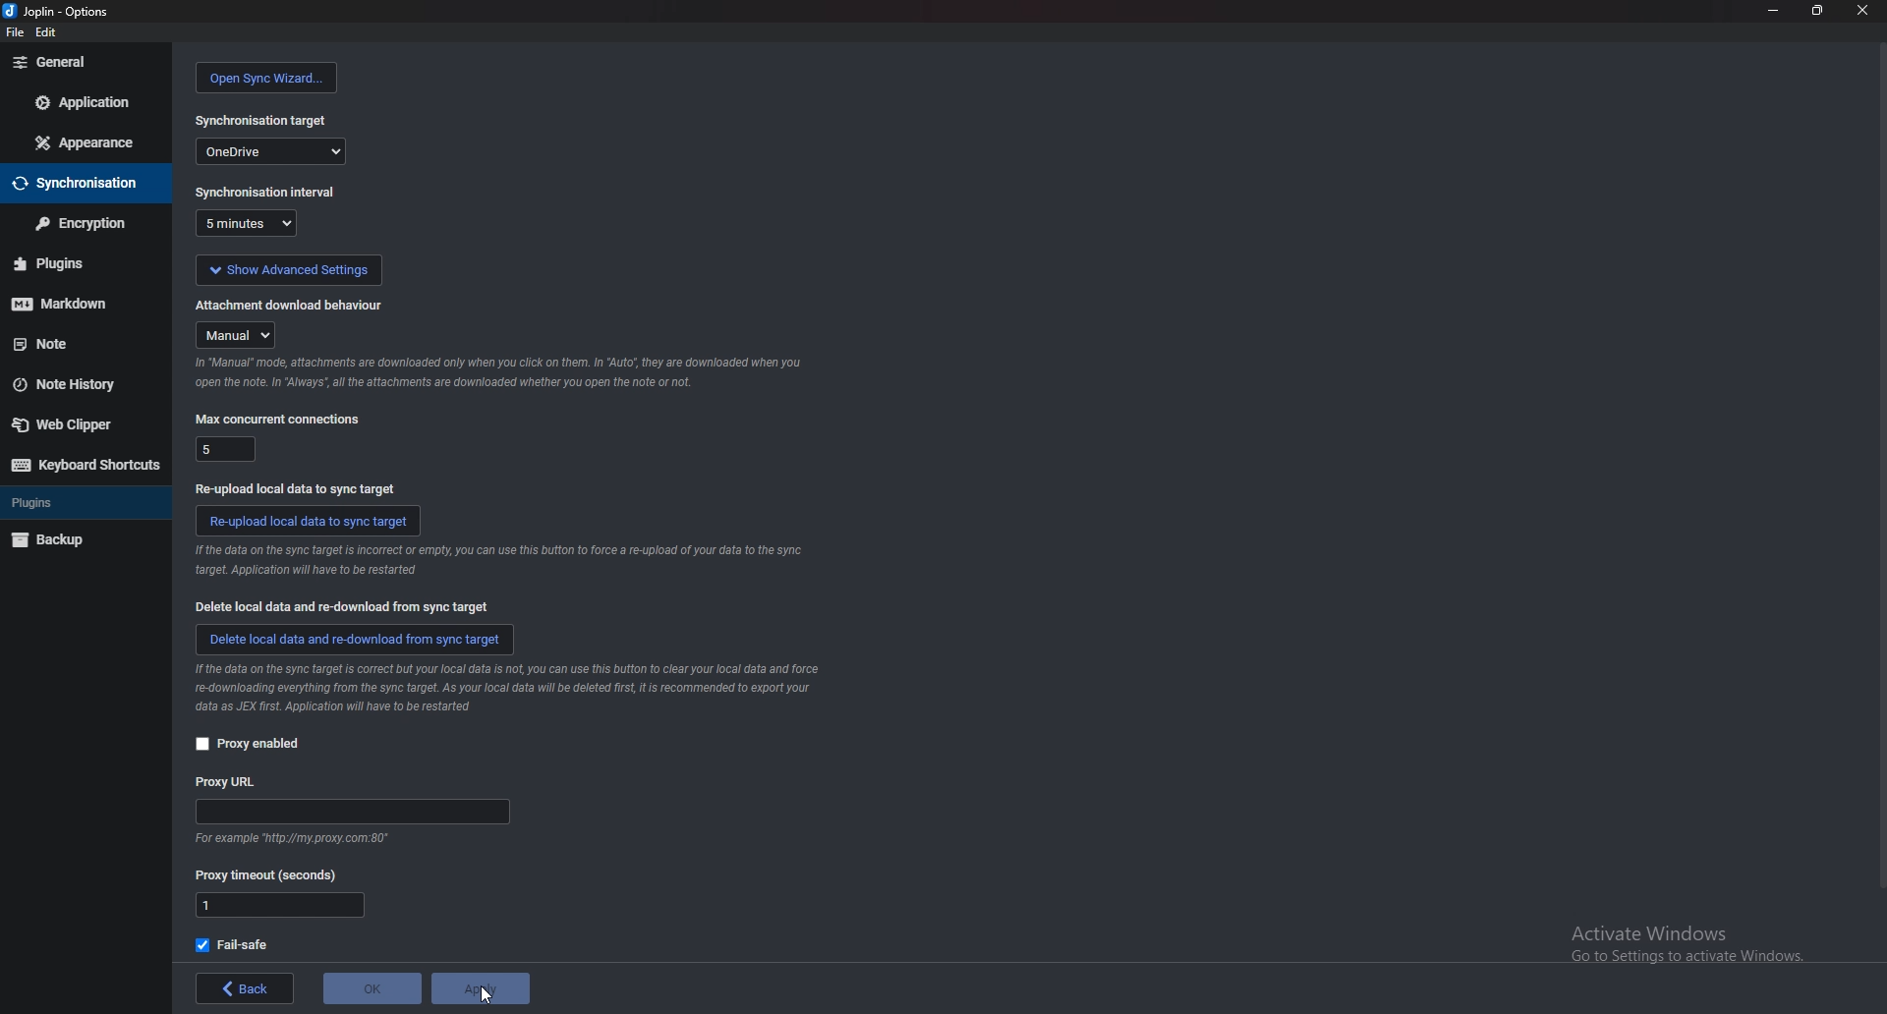 This screenshot has height=1014, width=1887. What do you see at coordinates (238, 336) in the screenshot?
I see `always` at bounding box center [238, 336].